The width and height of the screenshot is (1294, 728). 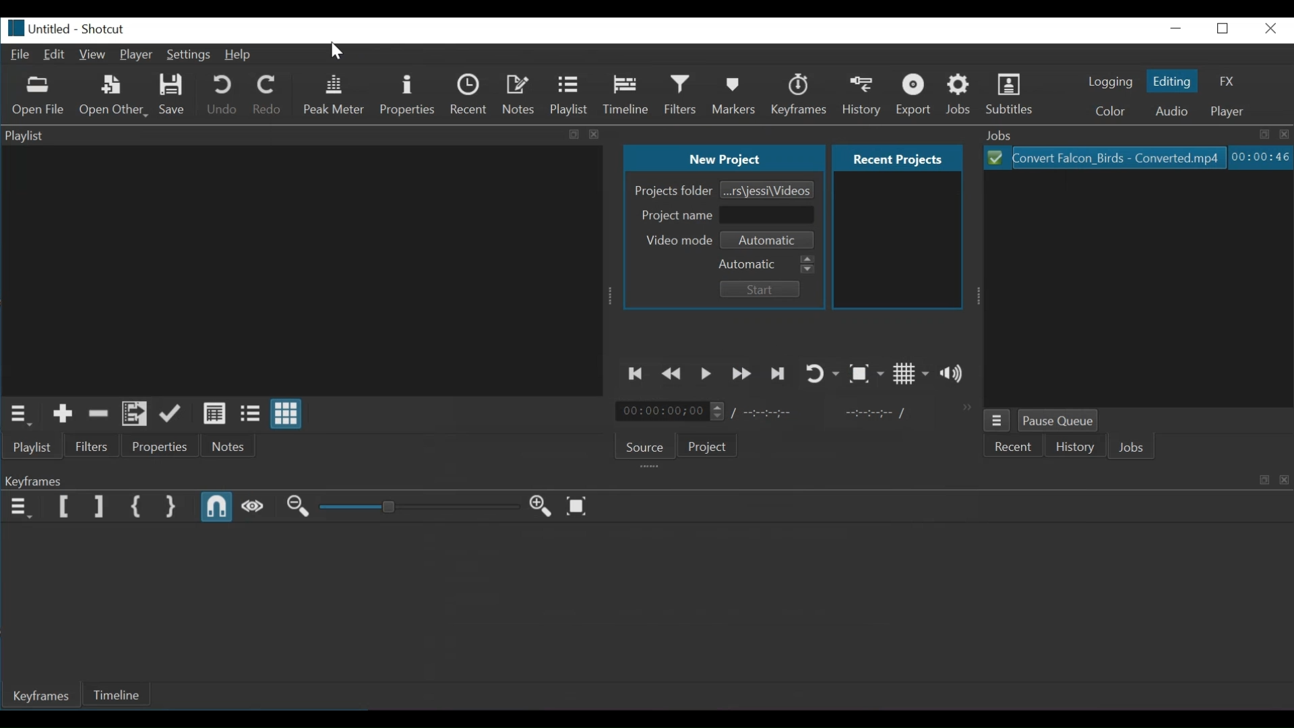 What do you see at coordinates (286, 413) in the screenshot?
I see `View as icons` at bounding box center [286, 413].